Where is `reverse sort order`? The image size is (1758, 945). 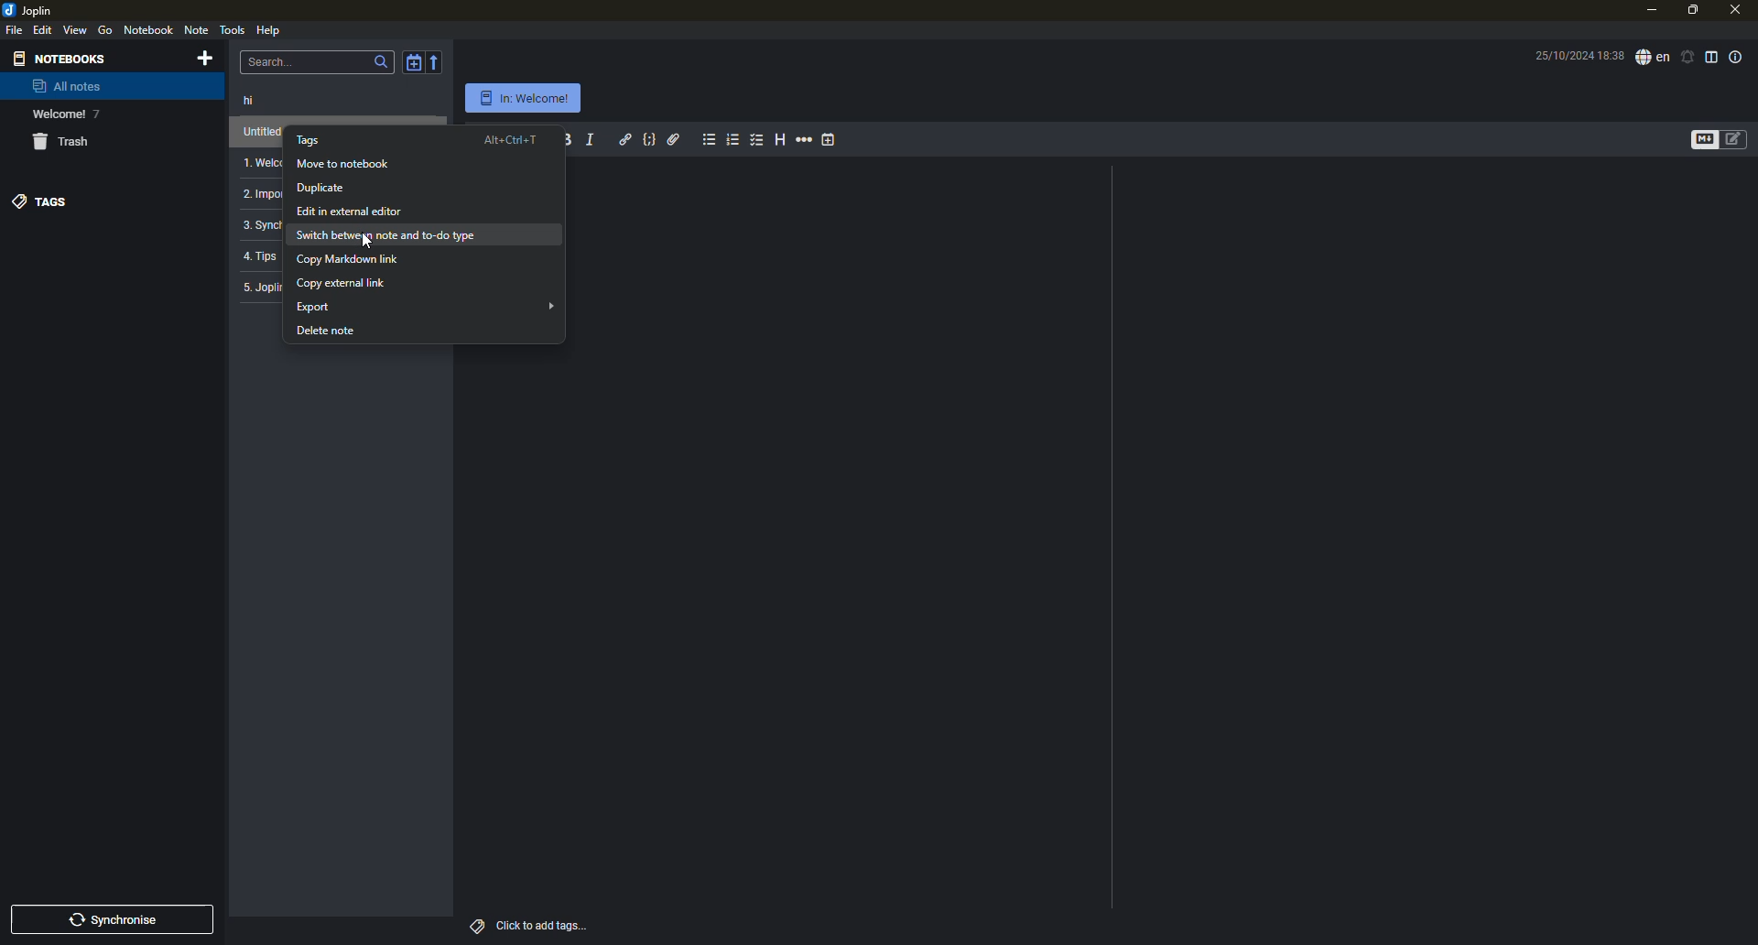 reverse sort order is located at coordinates (438, 60).